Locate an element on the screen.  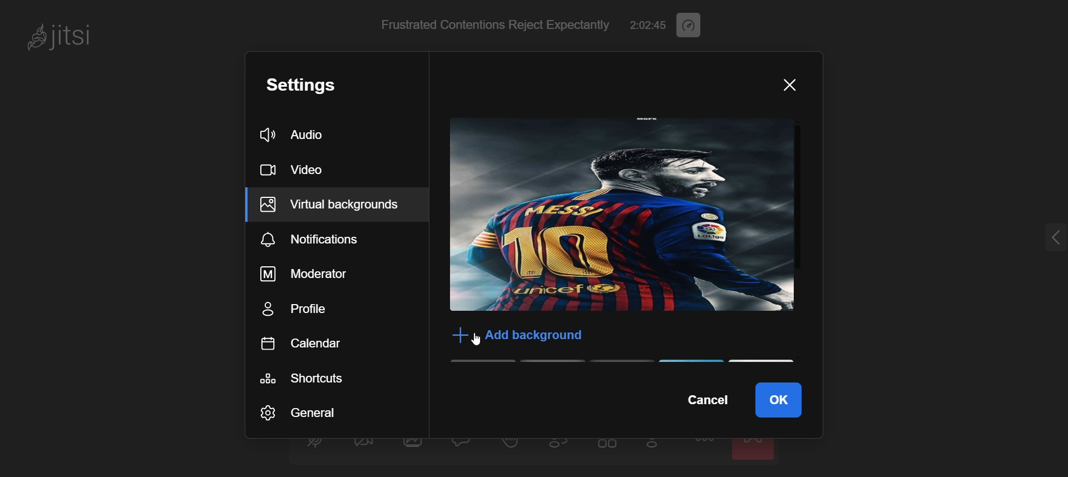
ok is located at coordinates (778, 400).